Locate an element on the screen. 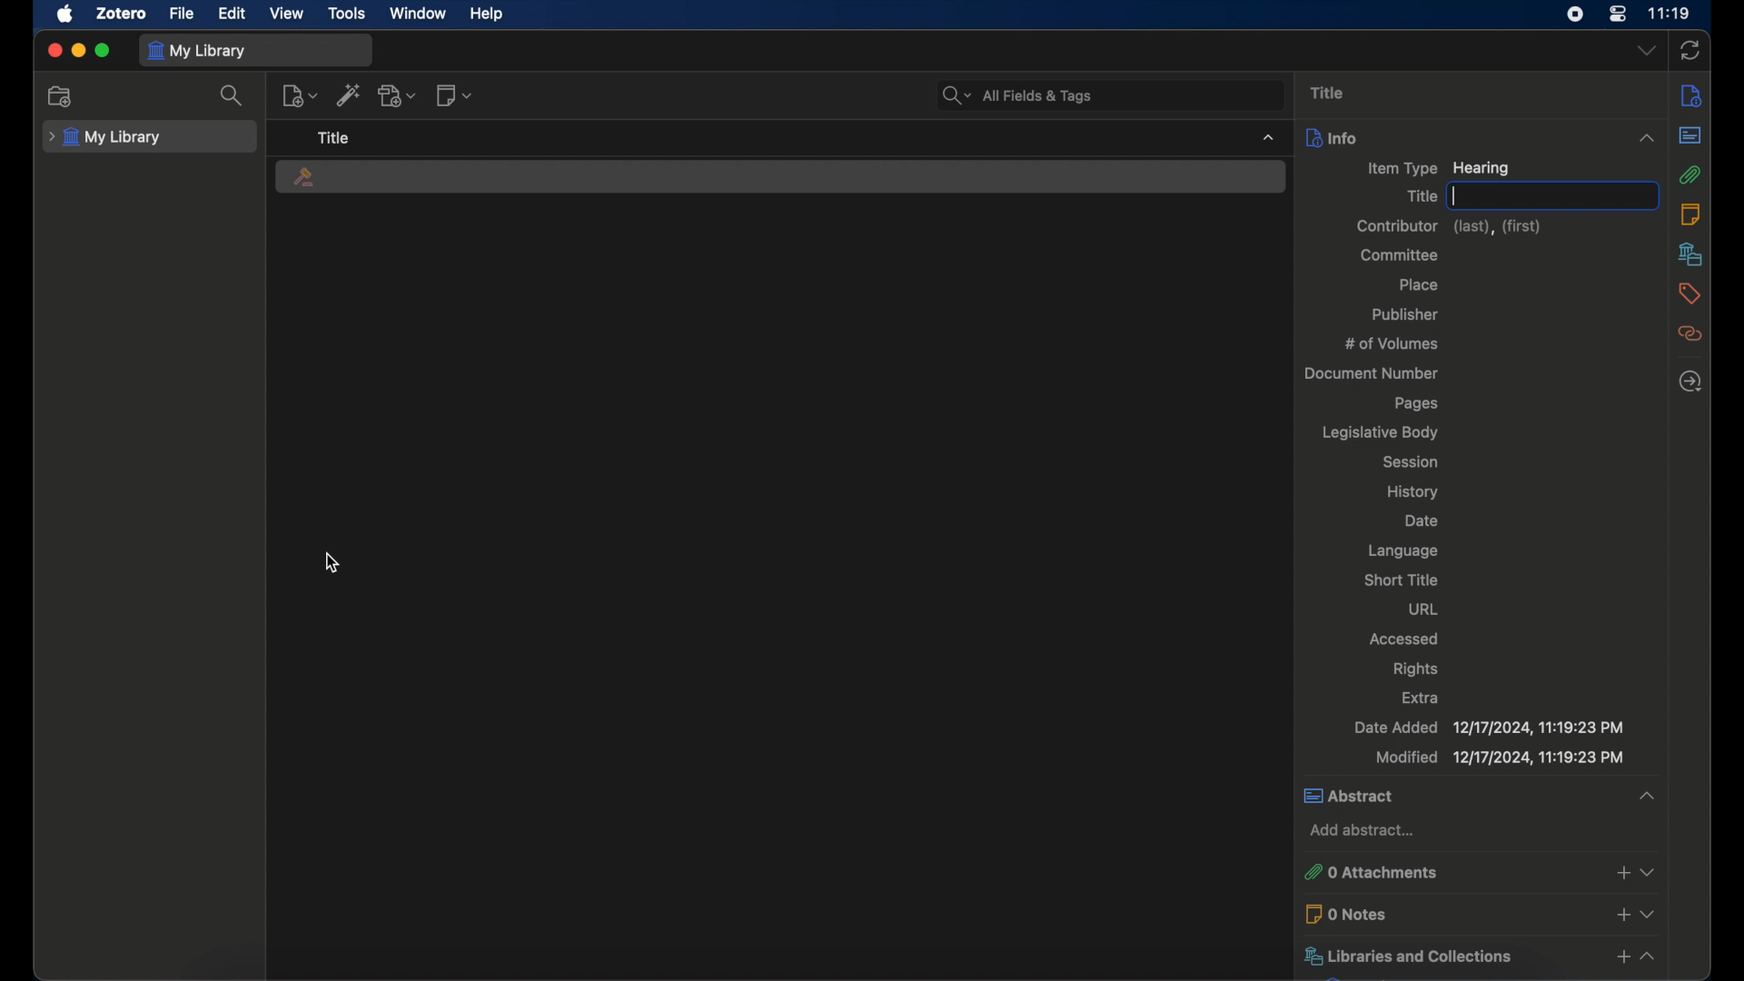 The width and height of the screenshot is (1744, 981). add item by identifier is located at coordinates (349, 94).